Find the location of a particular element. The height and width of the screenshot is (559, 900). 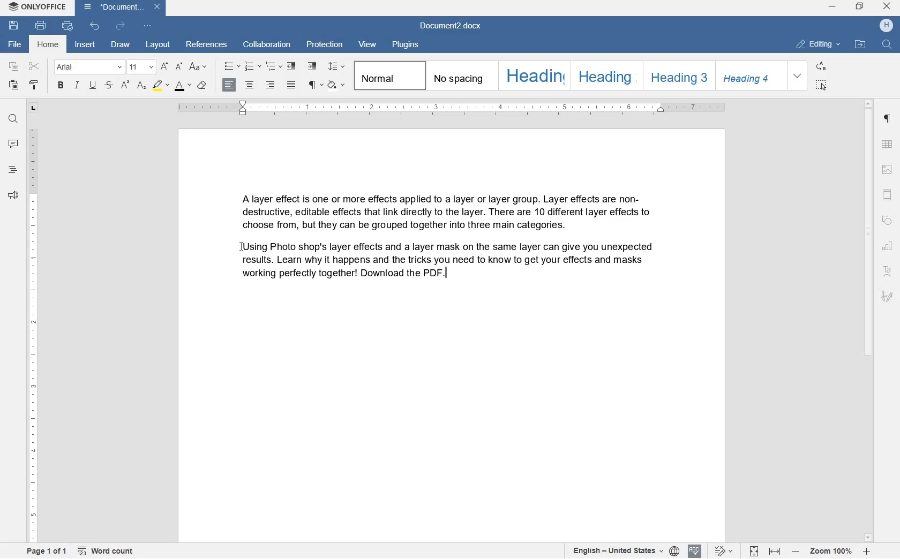

FIND is located at coordinates (887, 45).